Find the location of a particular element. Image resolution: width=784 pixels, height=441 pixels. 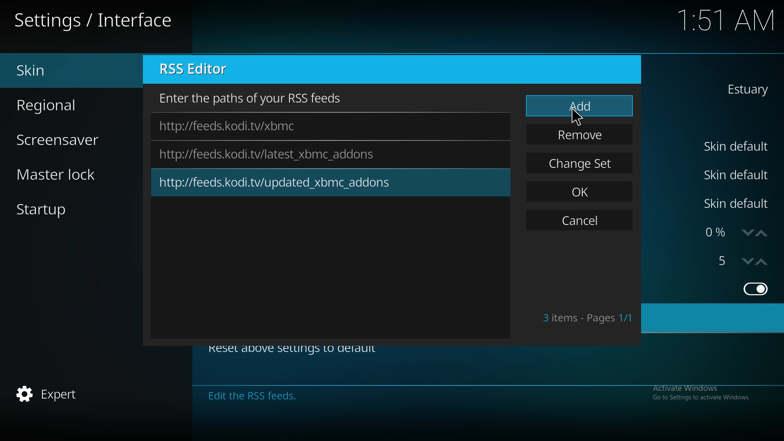

increase stereoscopic 3d effect strength is located at coordinates (762, 261).